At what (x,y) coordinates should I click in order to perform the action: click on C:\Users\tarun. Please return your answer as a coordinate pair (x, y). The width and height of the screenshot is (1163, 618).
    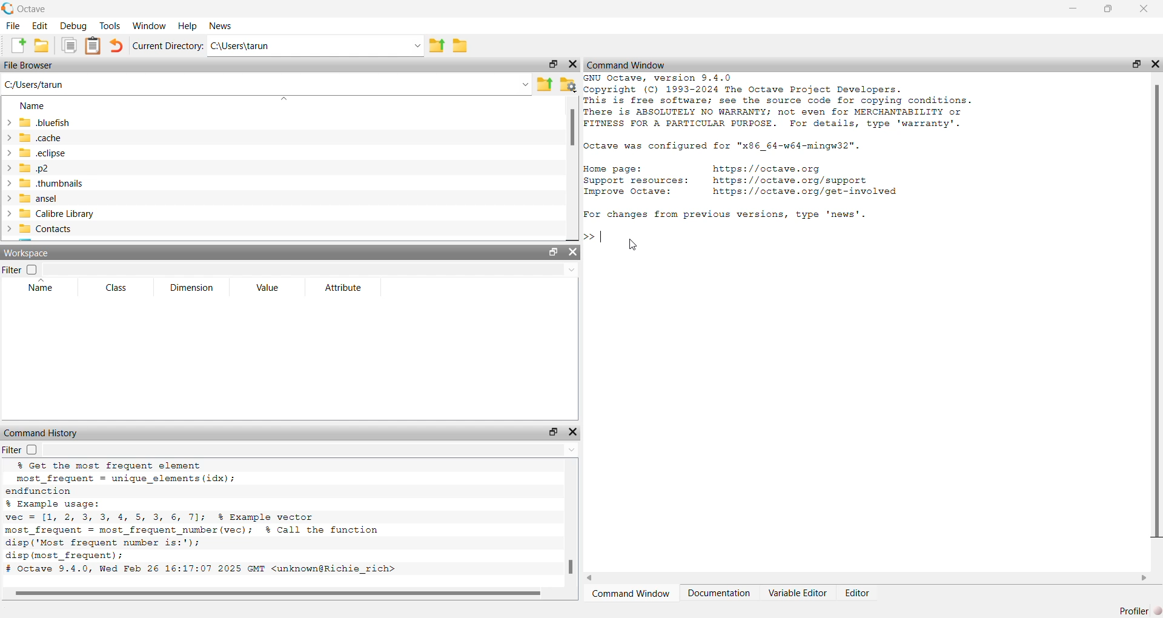
    Looking at the image, I should click on (297, 45).